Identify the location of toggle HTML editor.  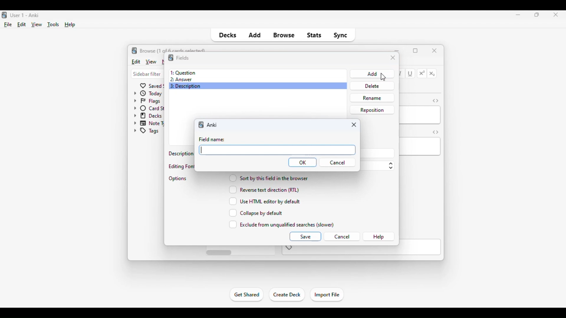
(435, 100).